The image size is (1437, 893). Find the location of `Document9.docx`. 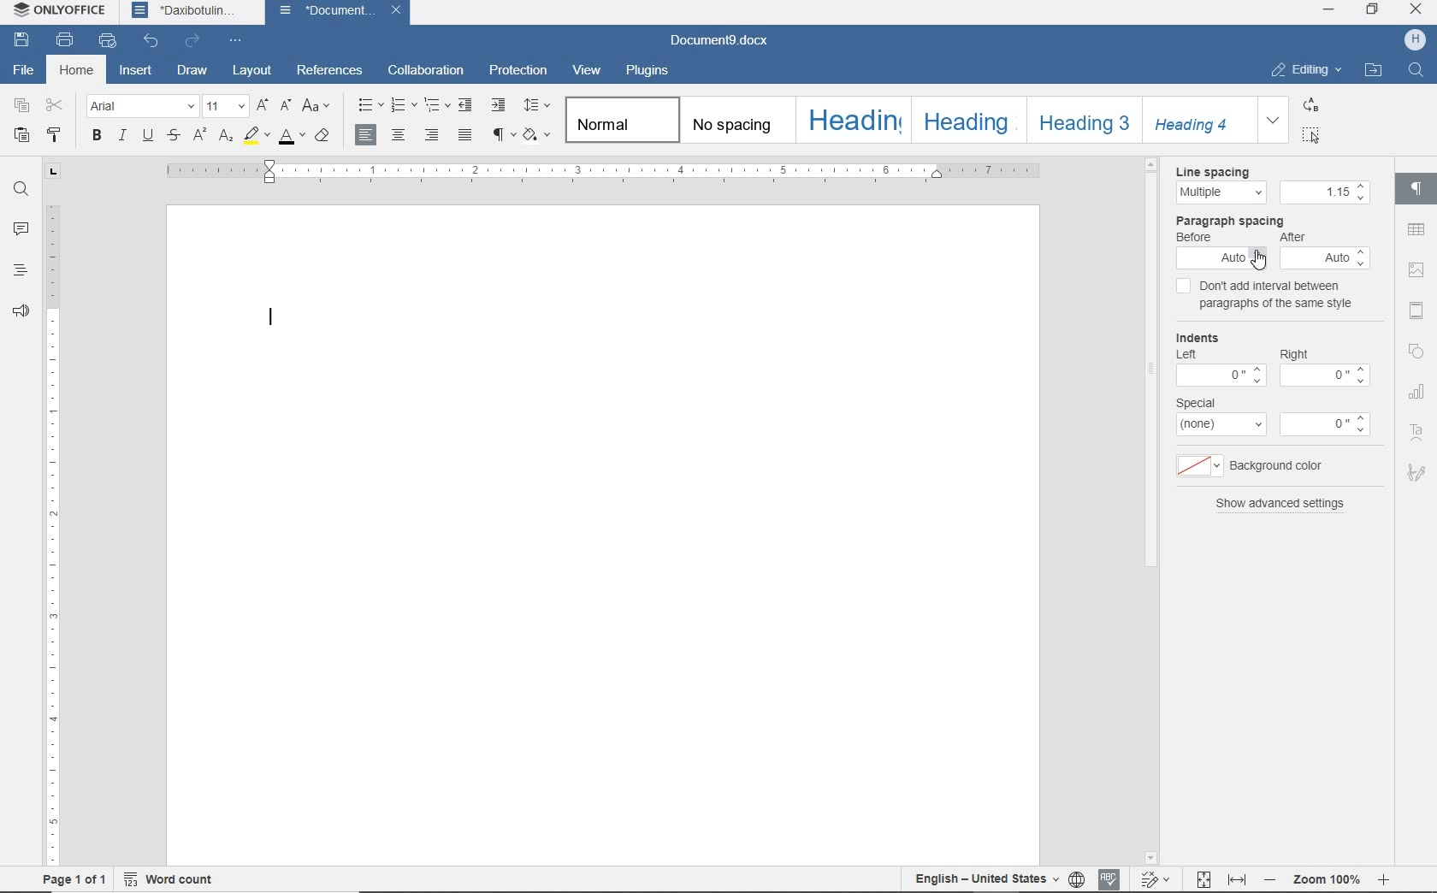

Document9.docx is located at coordinates (718, 41).